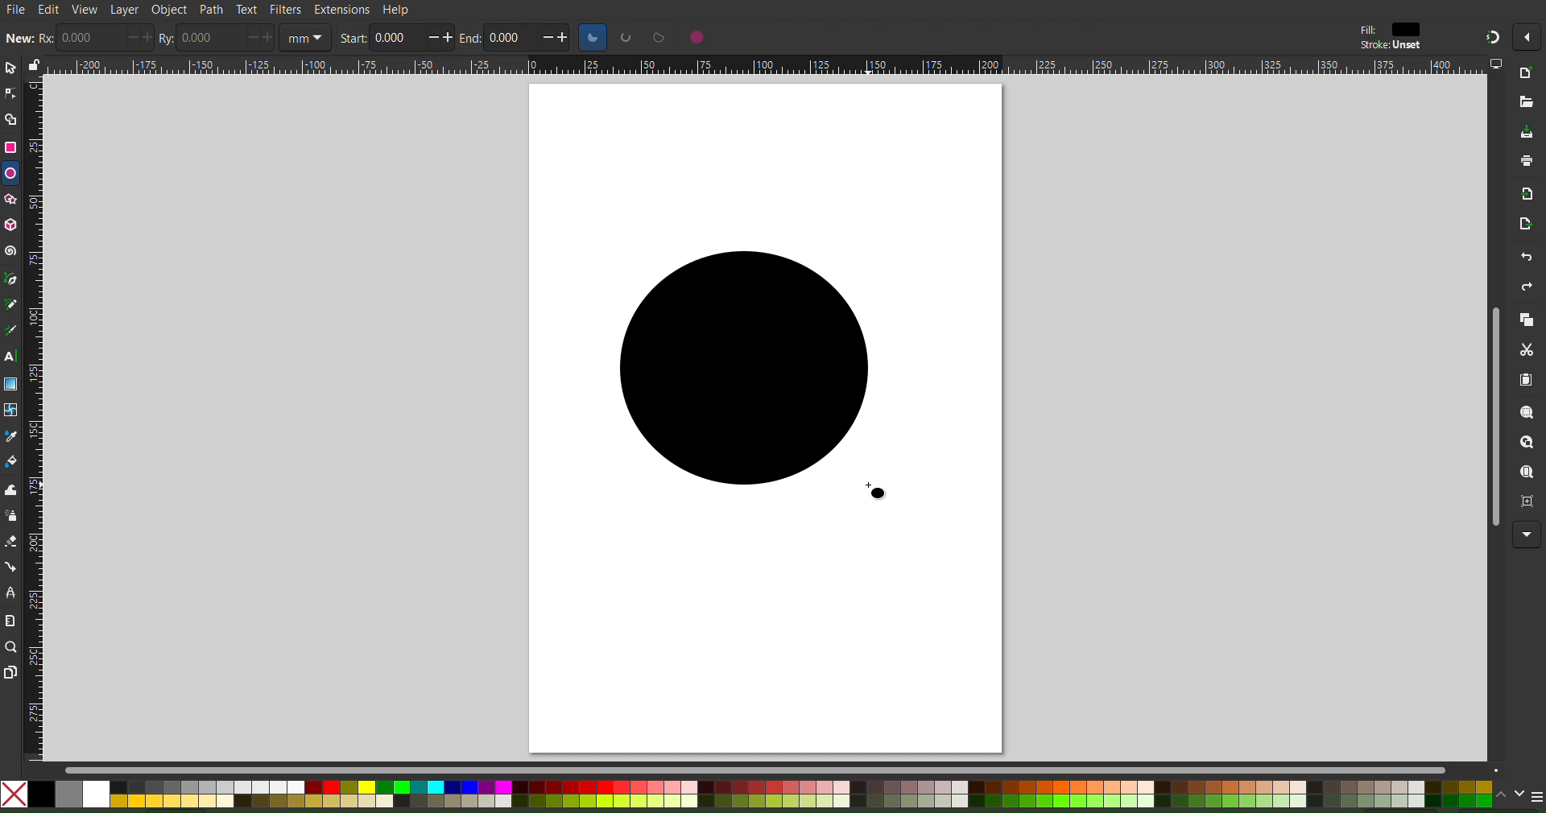 The height and width of the screenshot is (813, 1546). I want to click on Tweak Tool, so click(10, 491).